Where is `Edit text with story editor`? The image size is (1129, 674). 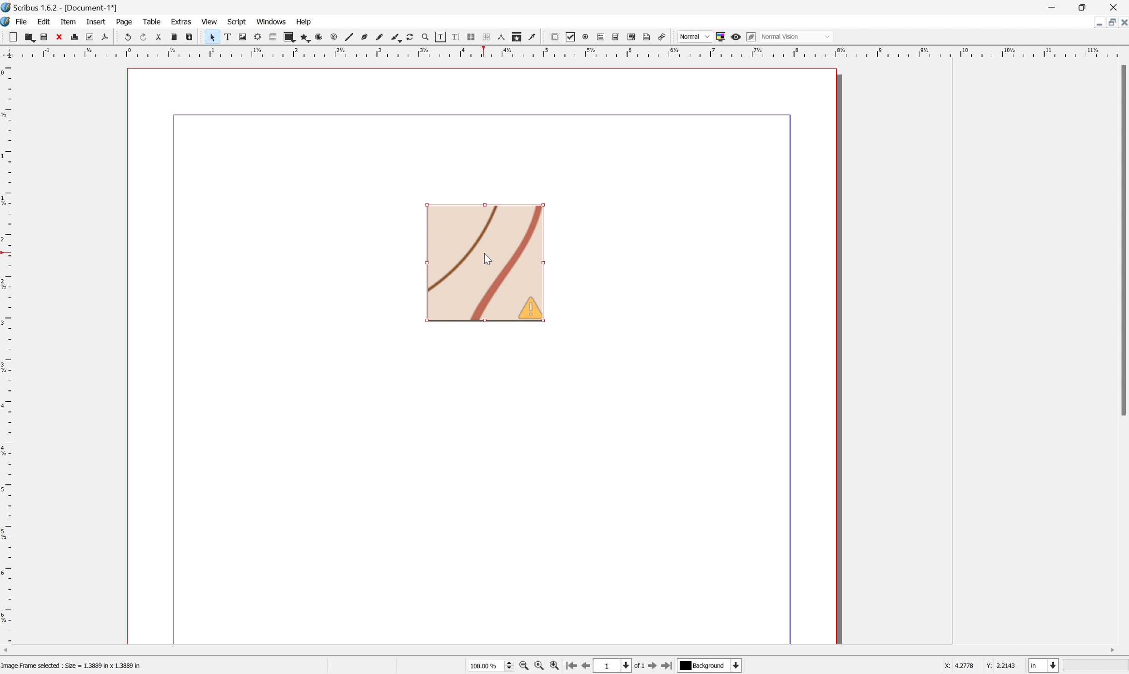 Edit text with story editor is located at coordinates (456, 37).